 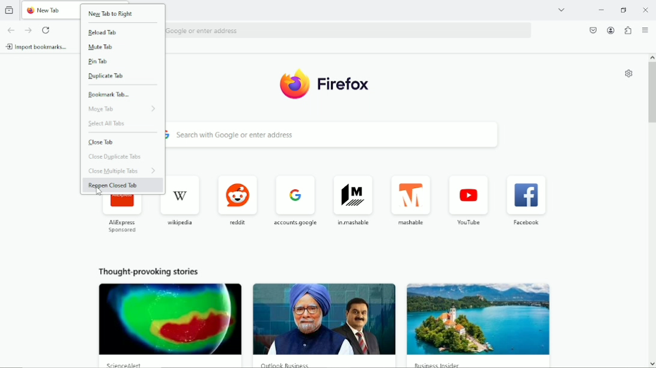 I want to click on go back, so click(x=11, y=29).